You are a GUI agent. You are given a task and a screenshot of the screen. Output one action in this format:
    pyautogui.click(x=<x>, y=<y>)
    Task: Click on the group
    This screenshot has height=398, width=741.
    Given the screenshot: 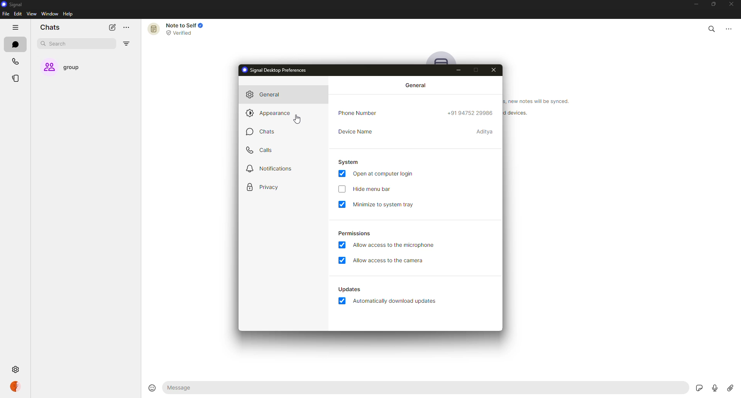 What is the action you would take?
    pyautogui.click(x=68, y=67)
    